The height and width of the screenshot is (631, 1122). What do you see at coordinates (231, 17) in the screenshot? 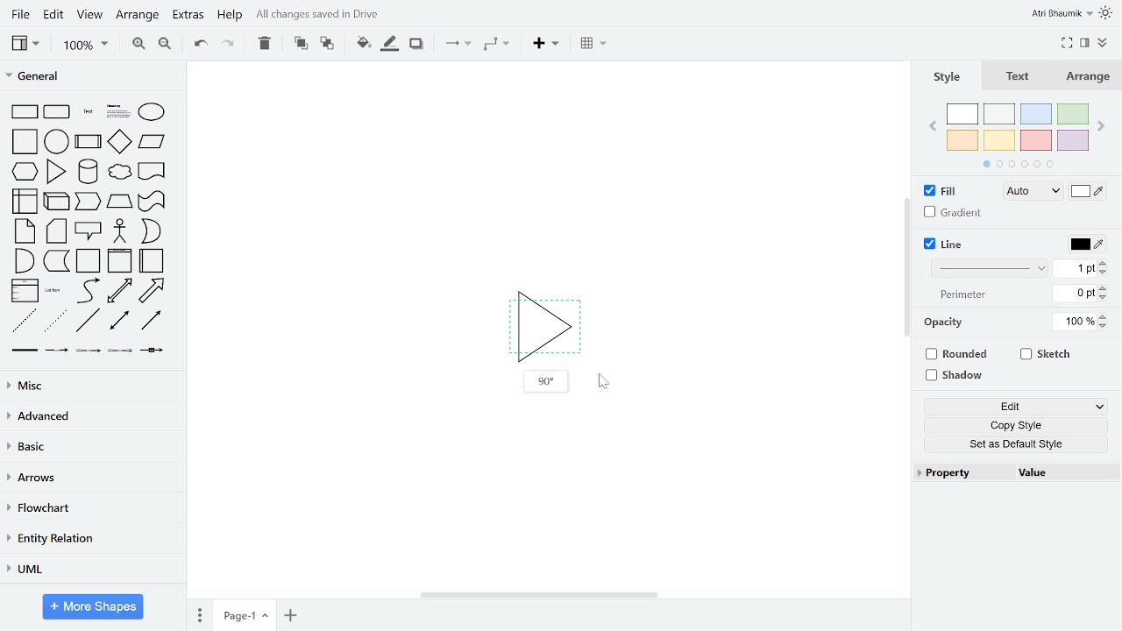
I see `help` at bounding box center [231, 17].